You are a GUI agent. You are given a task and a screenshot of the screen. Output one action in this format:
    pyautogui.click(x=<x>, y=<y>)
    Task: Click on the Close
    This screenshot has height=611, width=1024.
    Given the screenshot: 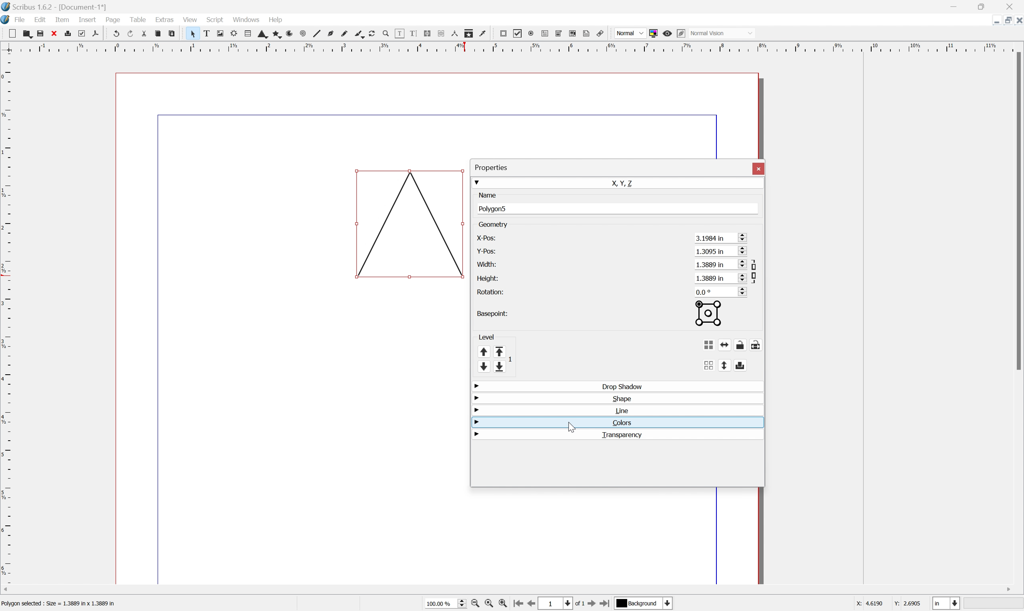 What is the action you would take?
    pyautogui.click(x=1017, y=21)
    